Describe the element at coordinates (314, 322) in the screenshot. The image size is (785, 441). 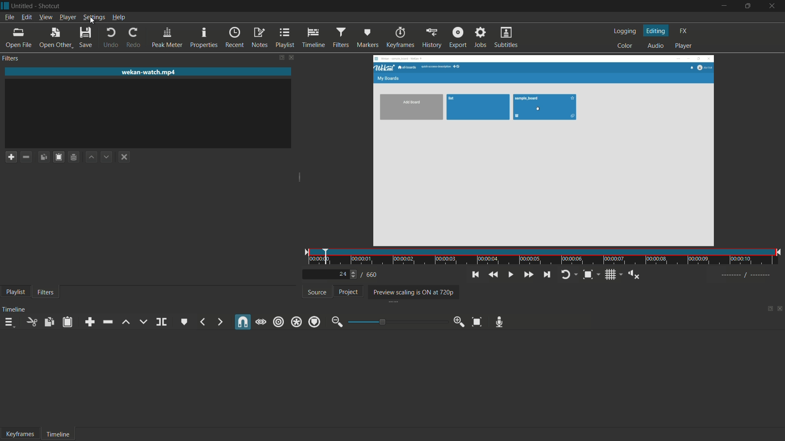
I see `ripple markers` at that location.